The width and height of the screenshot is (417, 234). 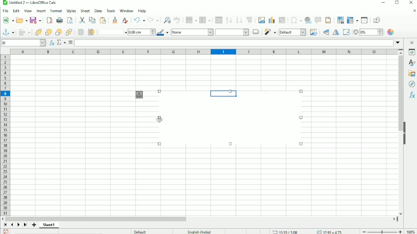 What do you see at coordinates (16, 11) in the screenshot?
I see `Edit` at bounding box center [16, 11].